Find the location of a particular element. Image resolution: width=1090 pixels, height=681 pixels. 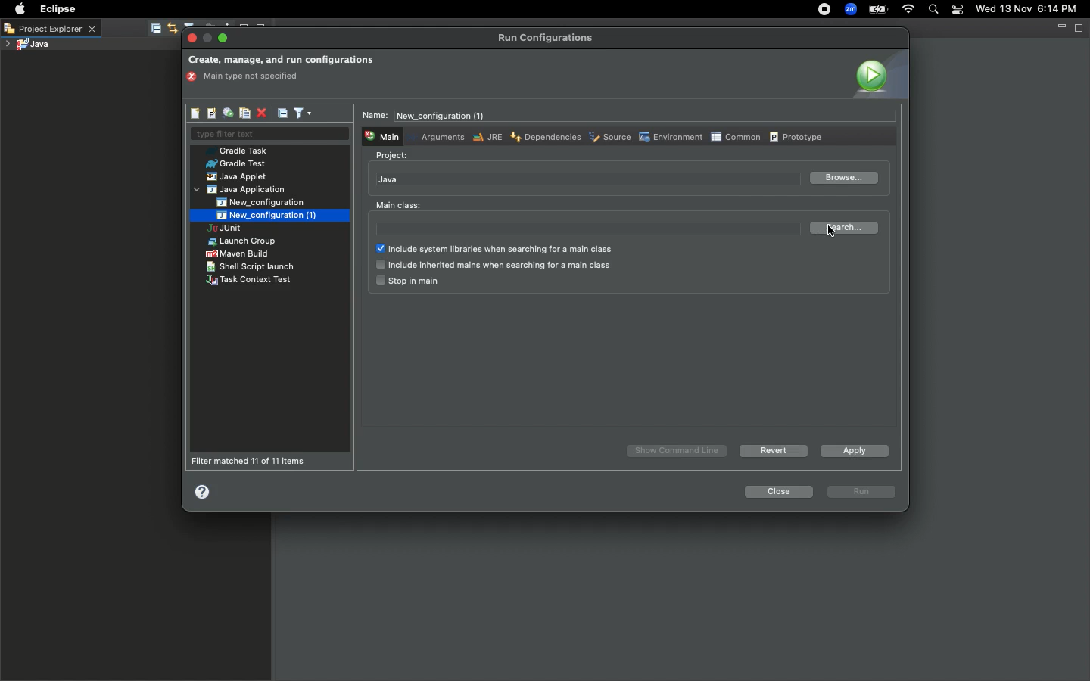

Filter matched 11 of 11 items is located at coordinates (253, 461).